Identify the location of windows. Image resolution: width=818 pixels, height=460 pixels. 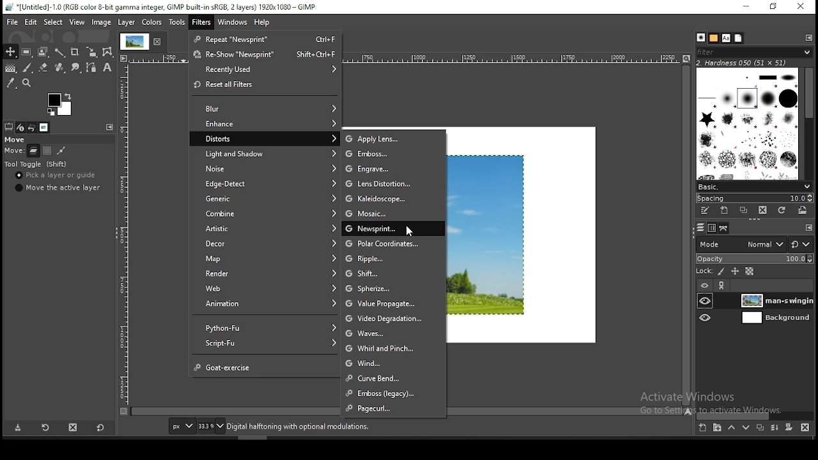
(233, 22).